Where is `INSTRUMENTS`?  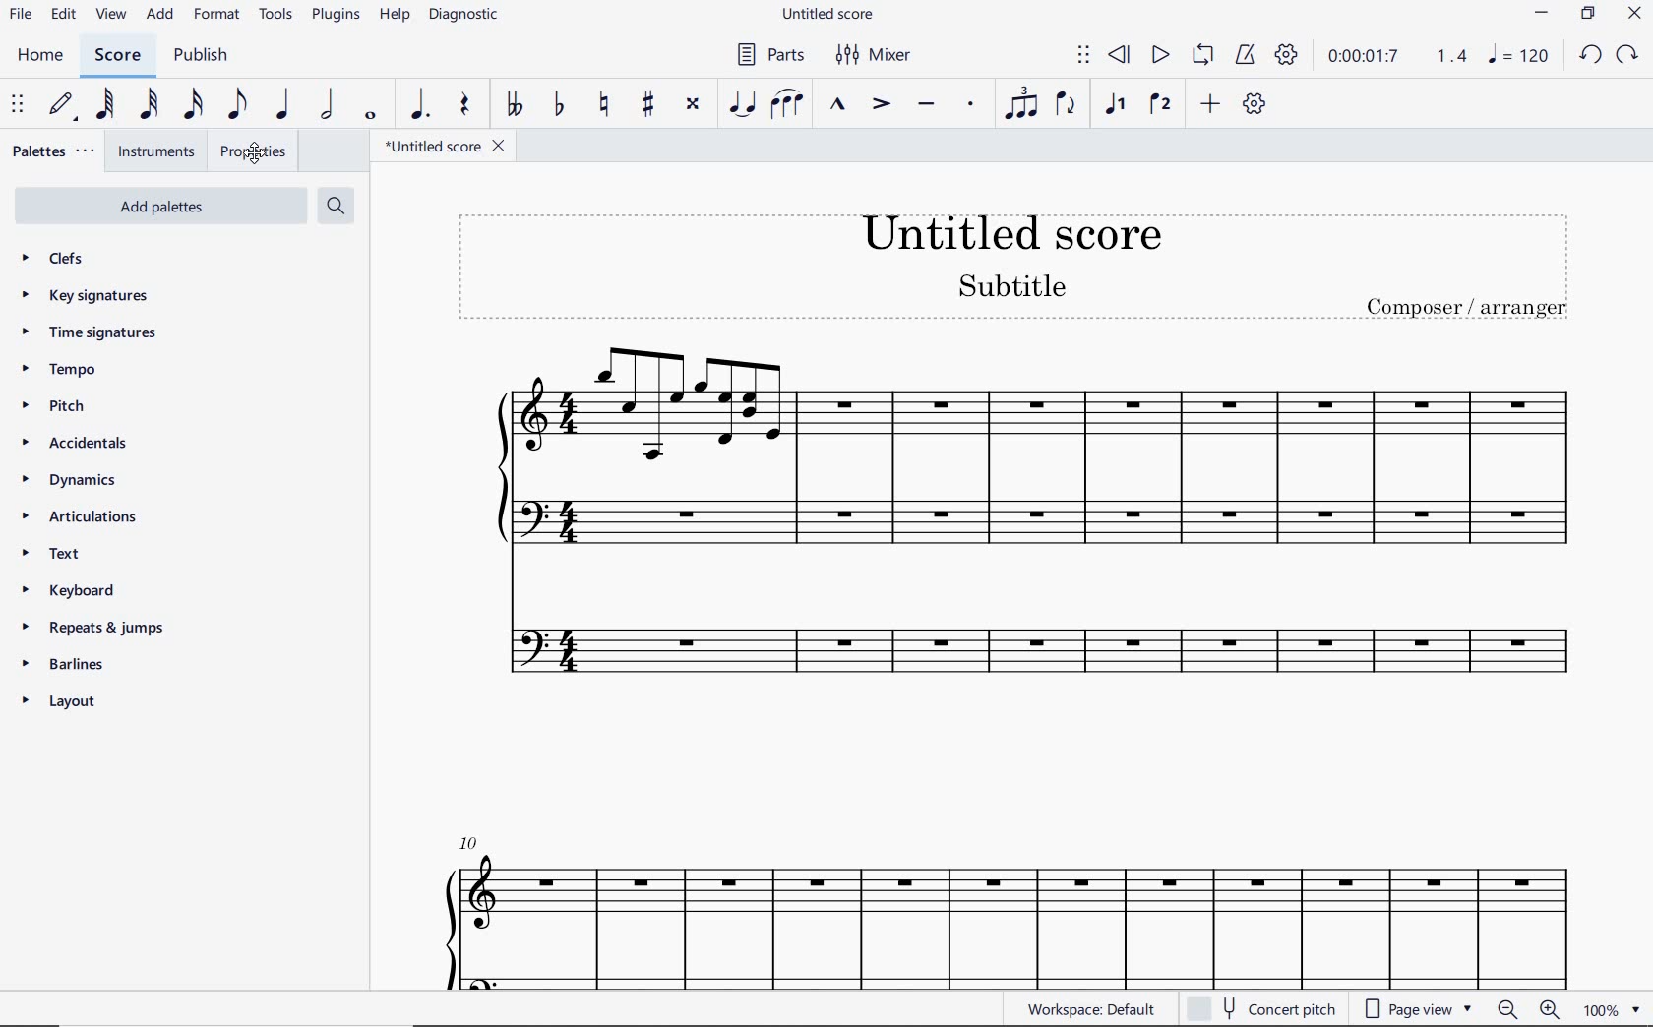
INSTRUMENTS is located at coordinates (155, 150).